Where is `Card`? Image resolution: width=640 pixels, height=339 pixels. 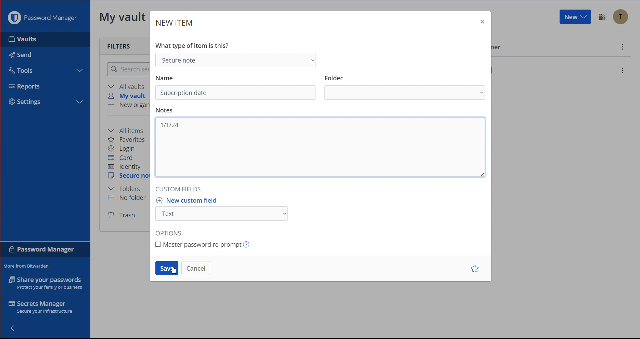
Card is located at coordinates (120, 158).